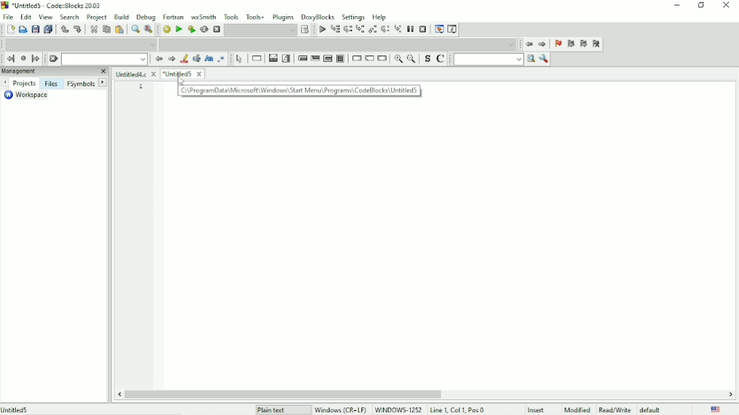 The width and height of the screenshot is (739, 415). I want to click on Counting loop, so click(328, 58).